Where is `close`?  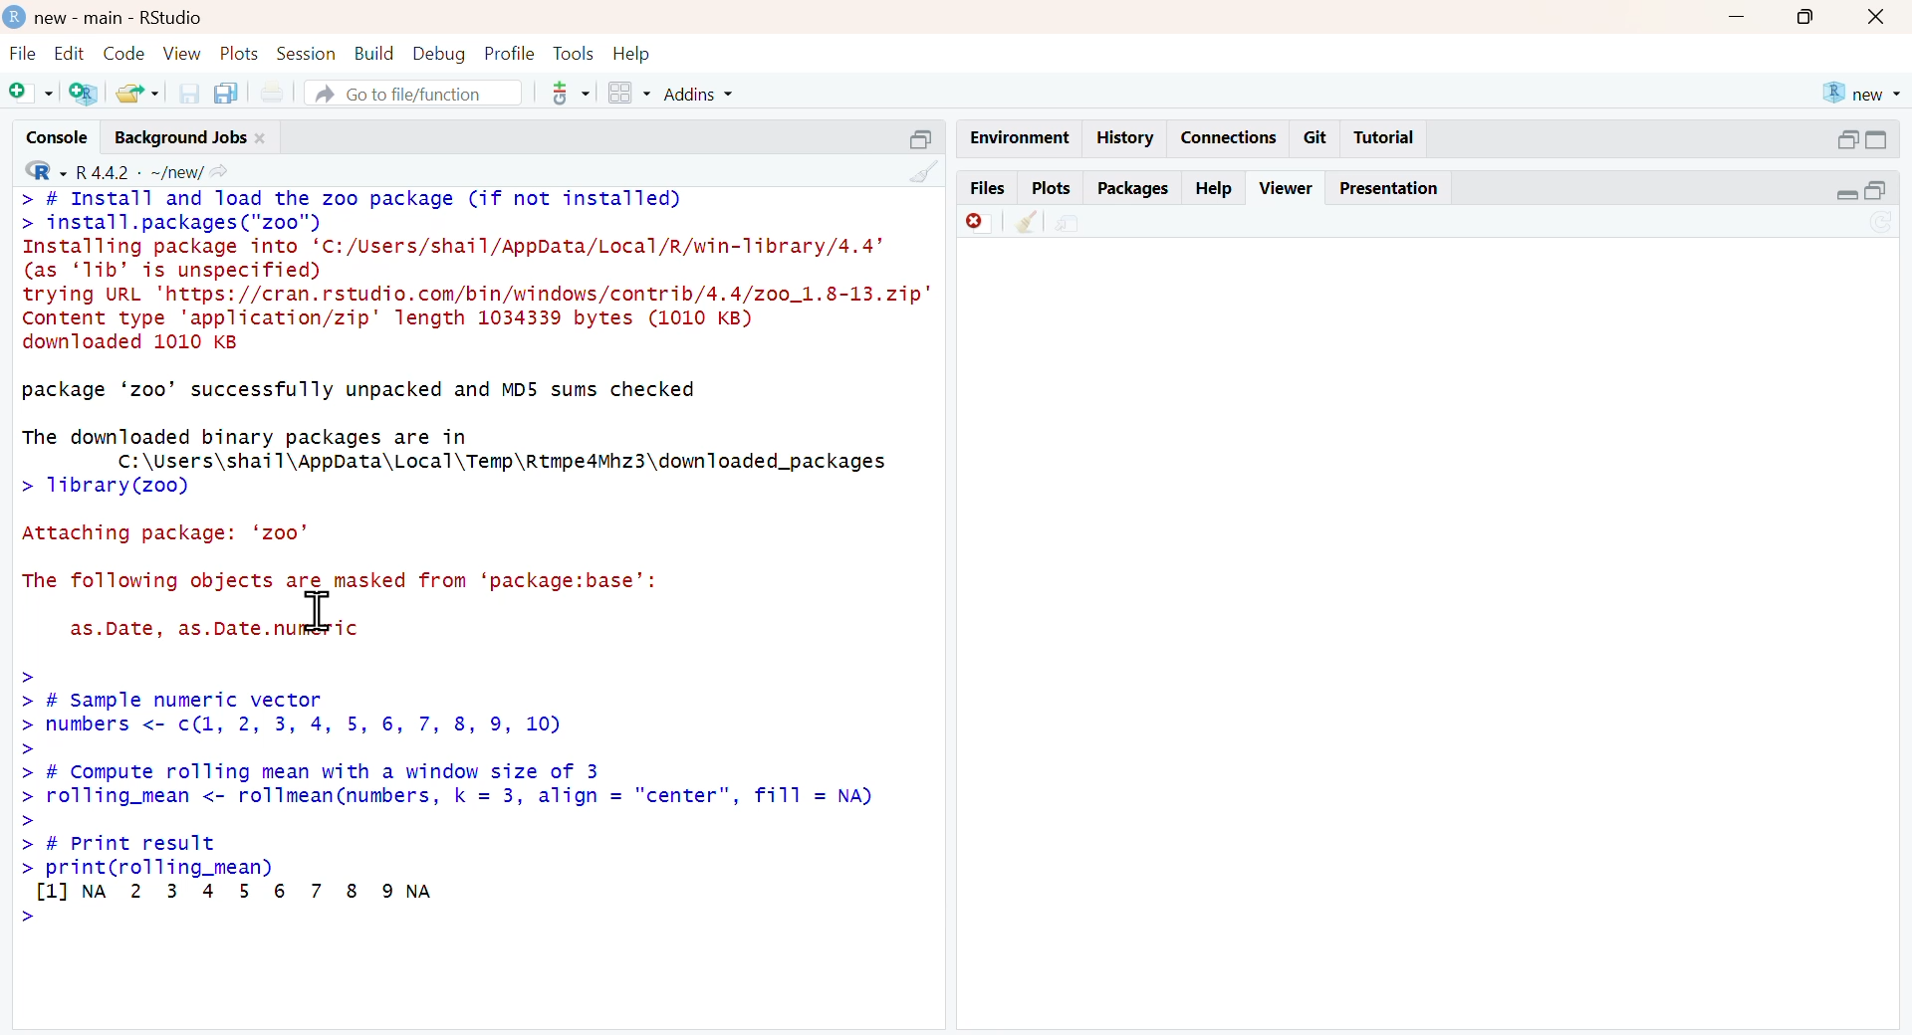 close is located at coordinates (261, 139).